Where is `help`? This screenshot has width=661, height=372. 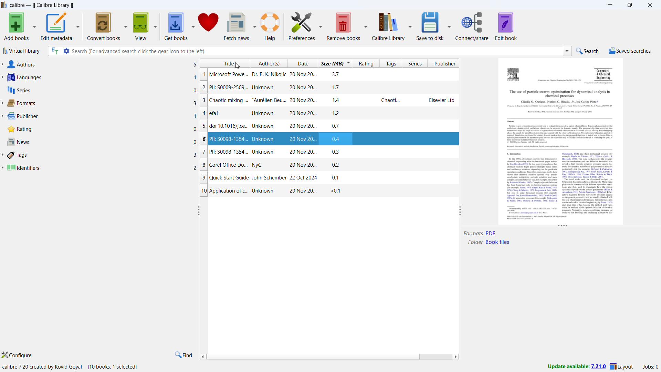
help is located at coordinates (270, 25).